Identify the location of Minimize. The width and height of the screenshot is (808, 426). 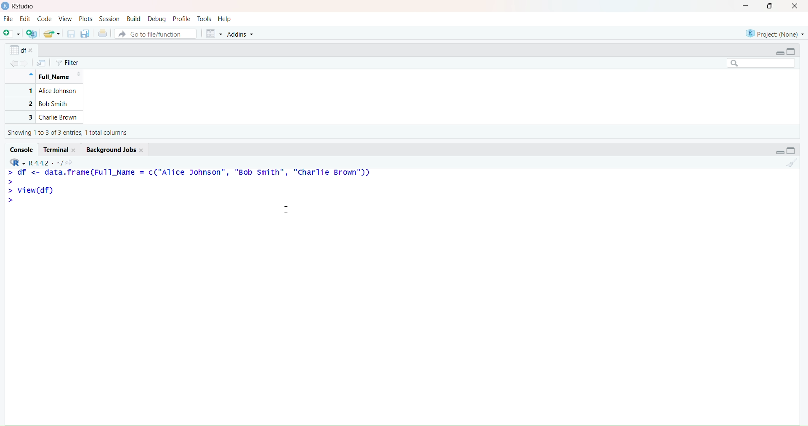
(779, 151).